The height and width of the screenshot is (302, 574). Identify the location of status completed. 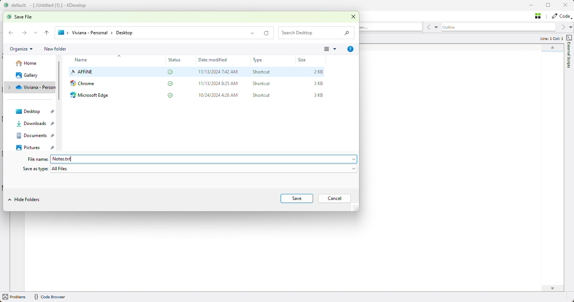
(172, 84).